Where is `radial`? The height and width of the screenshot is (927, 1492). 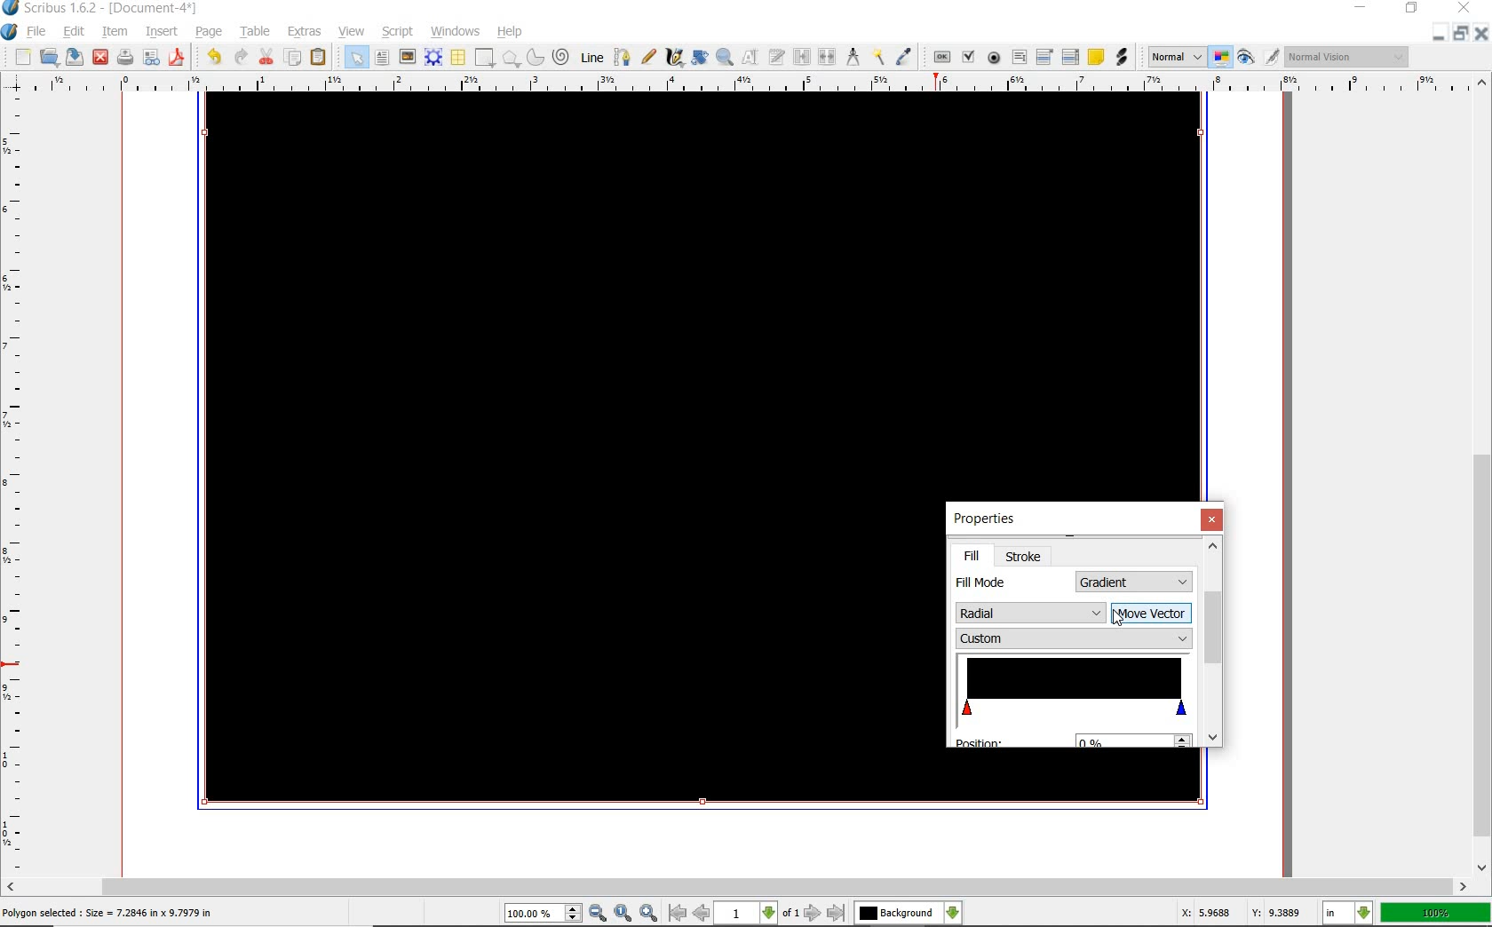 radial is located at coordinates (1030, 614).